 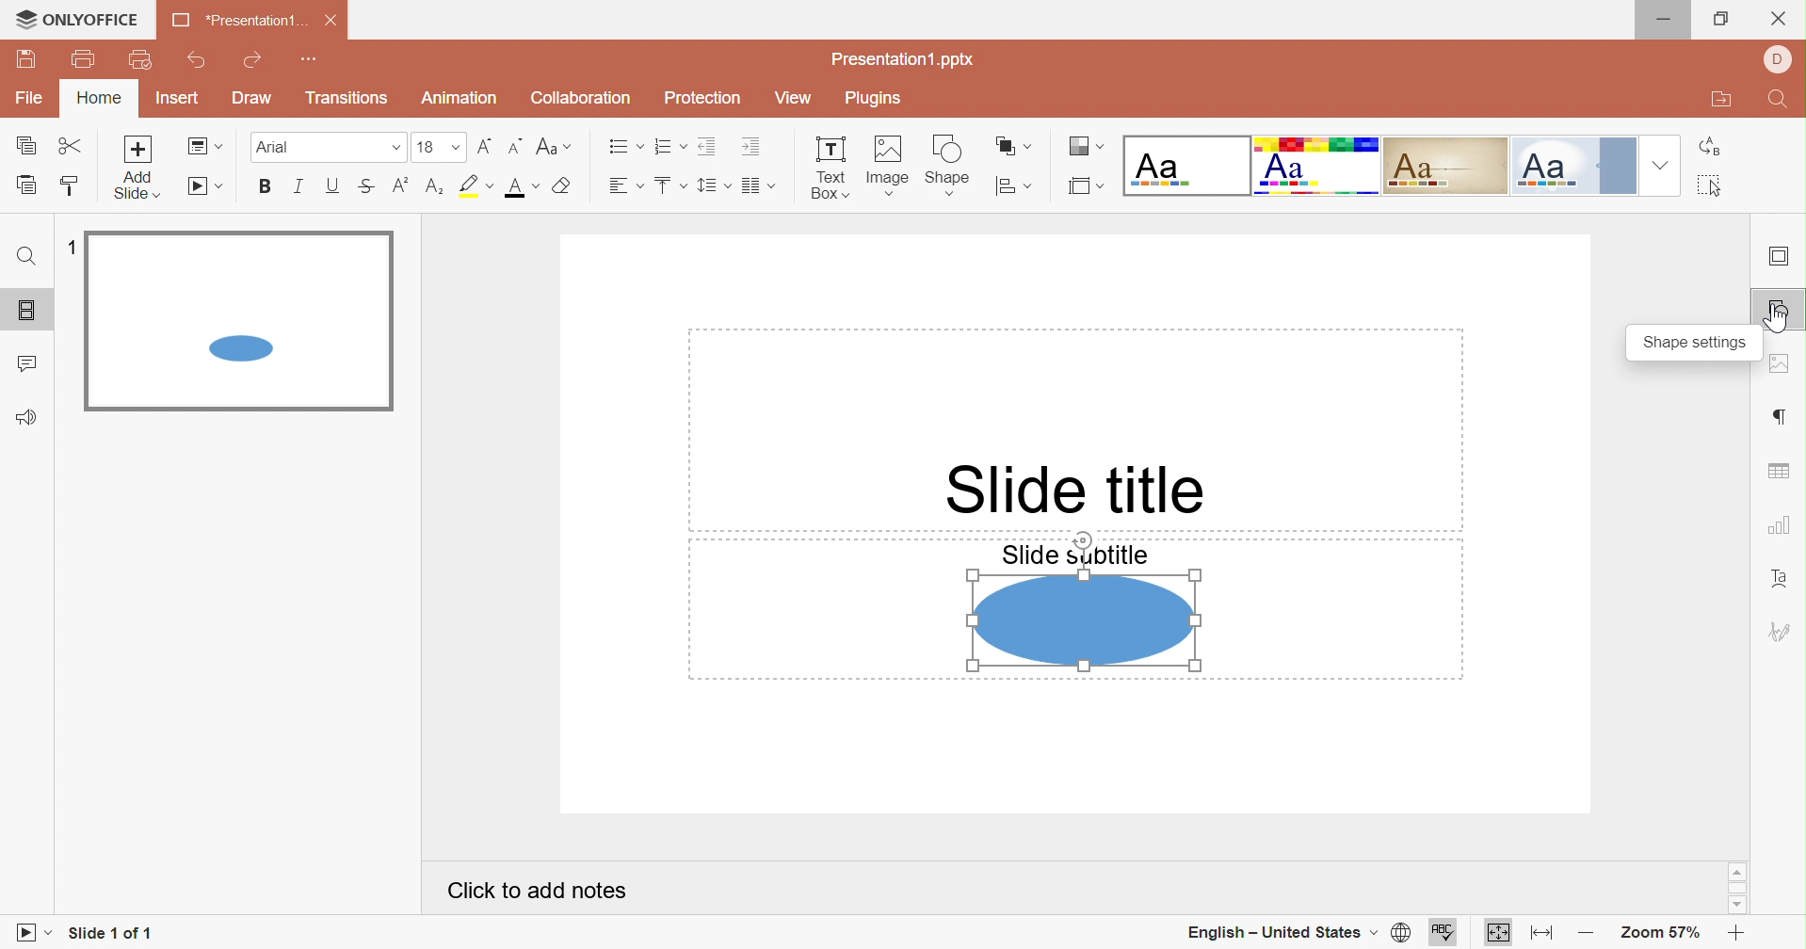 What do you see at coordinates (669, 147) in the screenshot?
I see `Numbering` at bounding box center [669, 147].